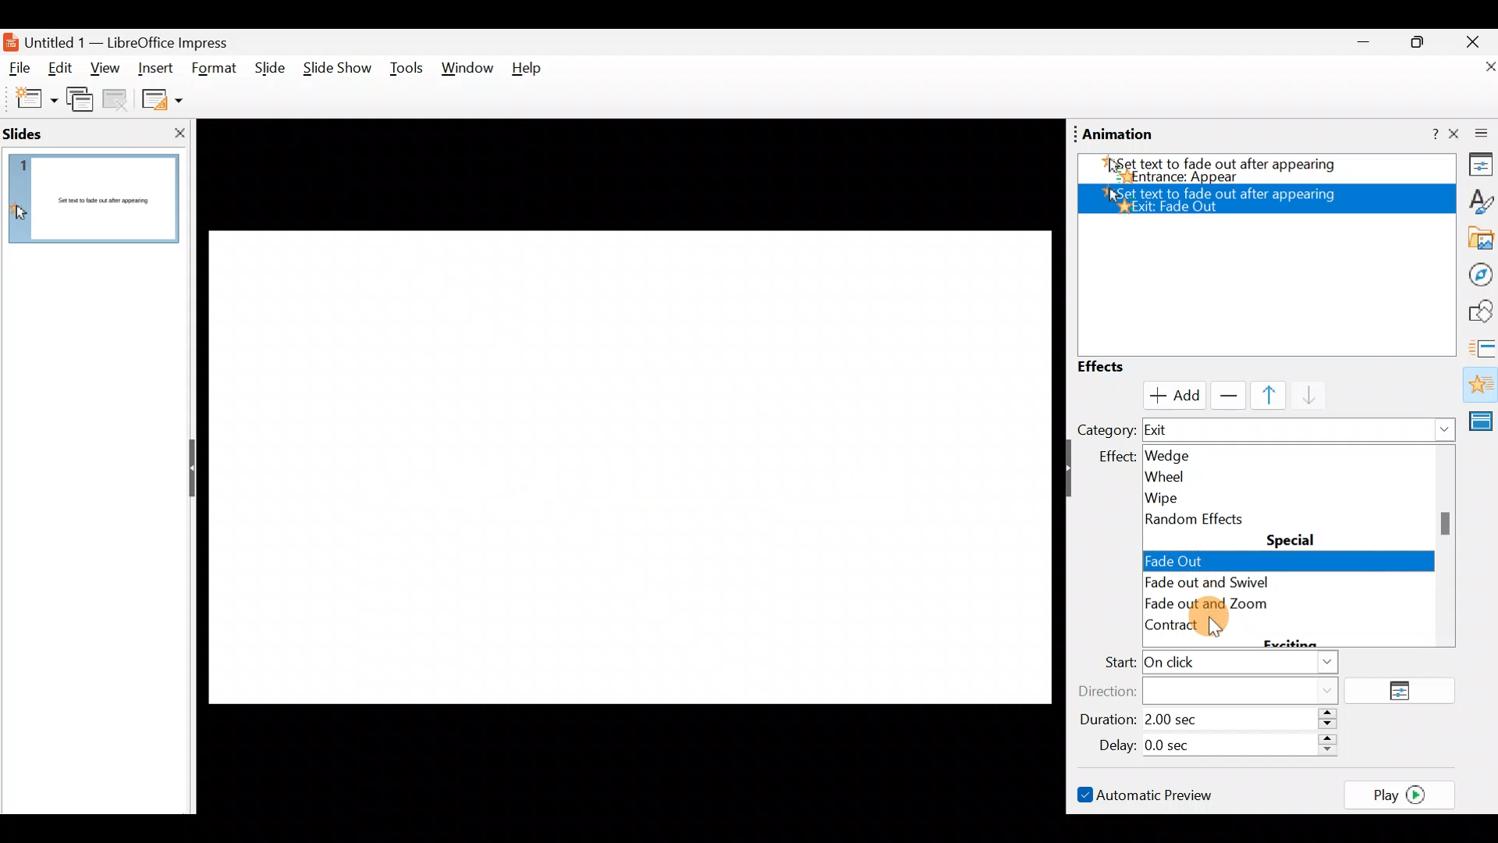 The height and width of the screenshot is (843, 1498). What do you see at coordinates (94, 202) in the screenshot?
I see `Slide pane` at bounding box center [94, 202].